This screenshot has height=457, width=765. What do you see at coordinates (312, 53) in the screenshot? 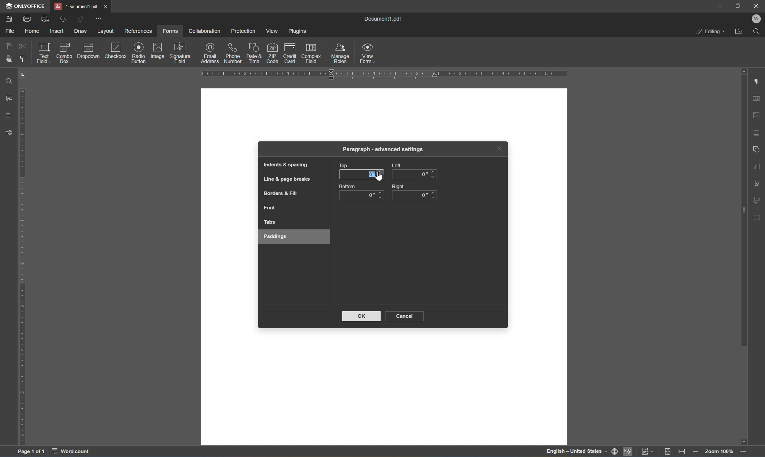
I see `complex field` at bounding box center [312, 53].